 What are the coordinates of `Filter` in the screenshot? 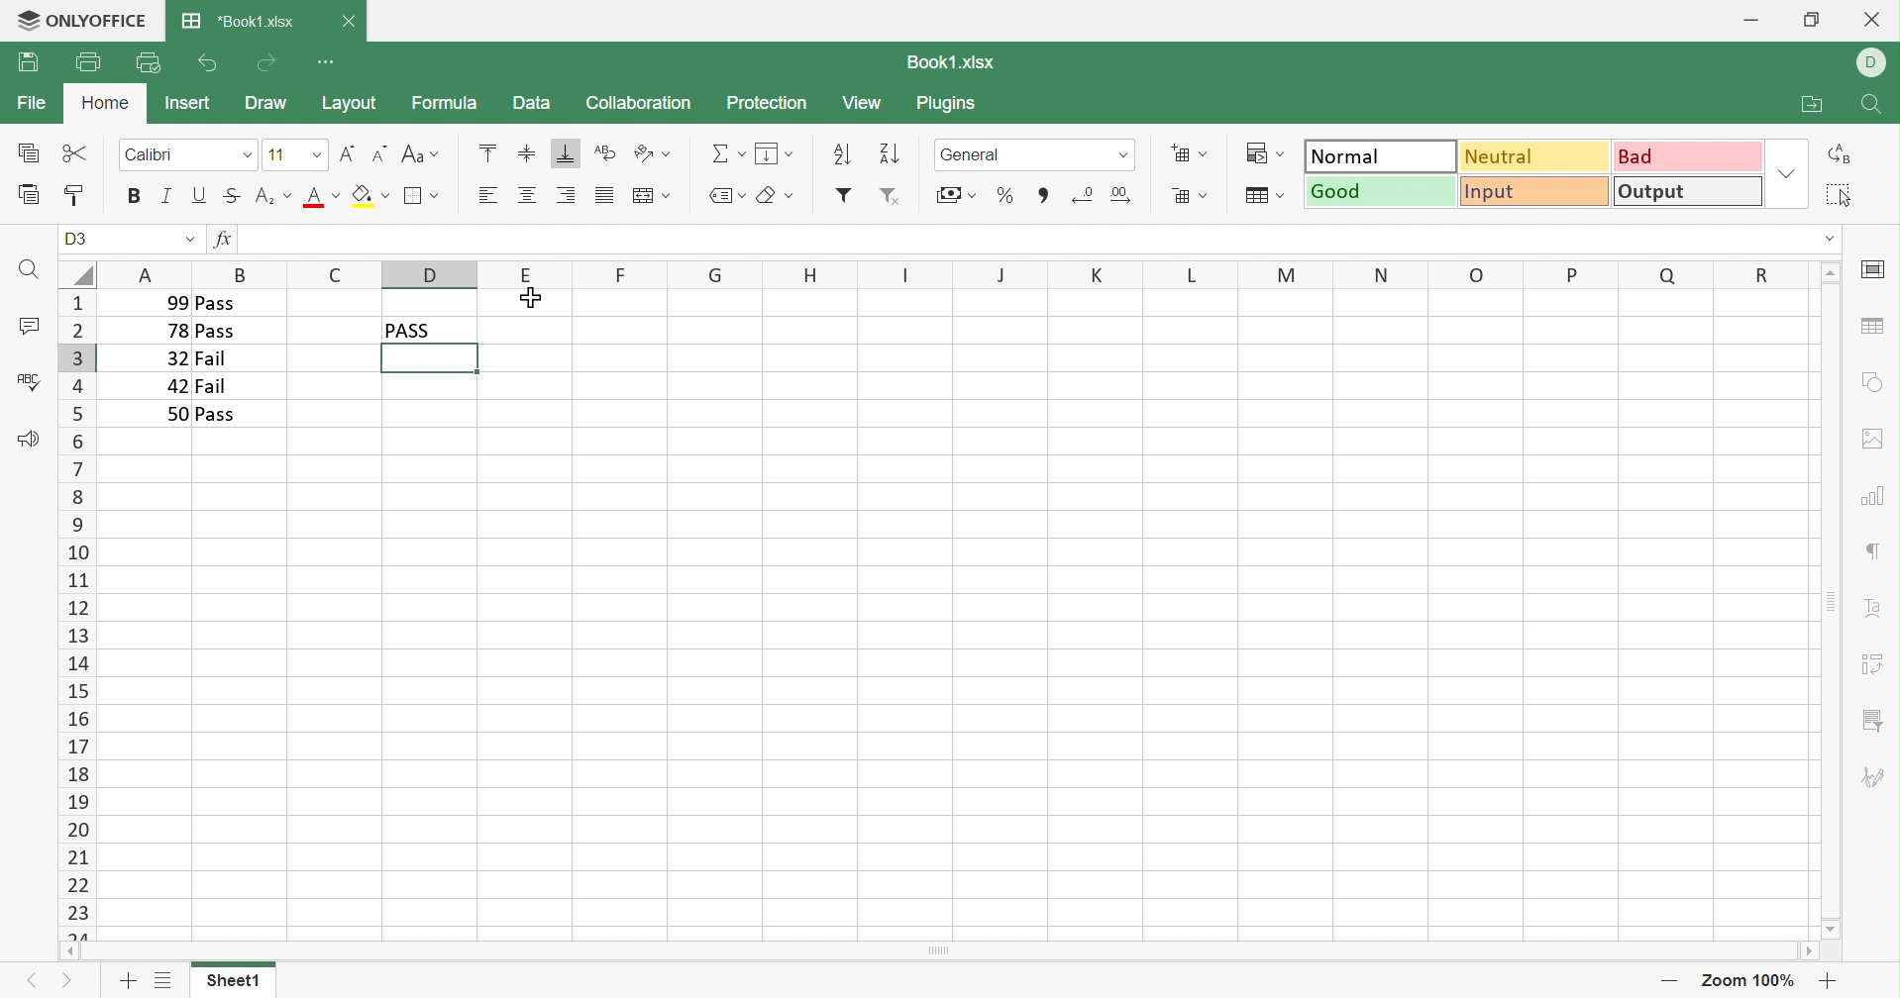 It's located at (843, 195).